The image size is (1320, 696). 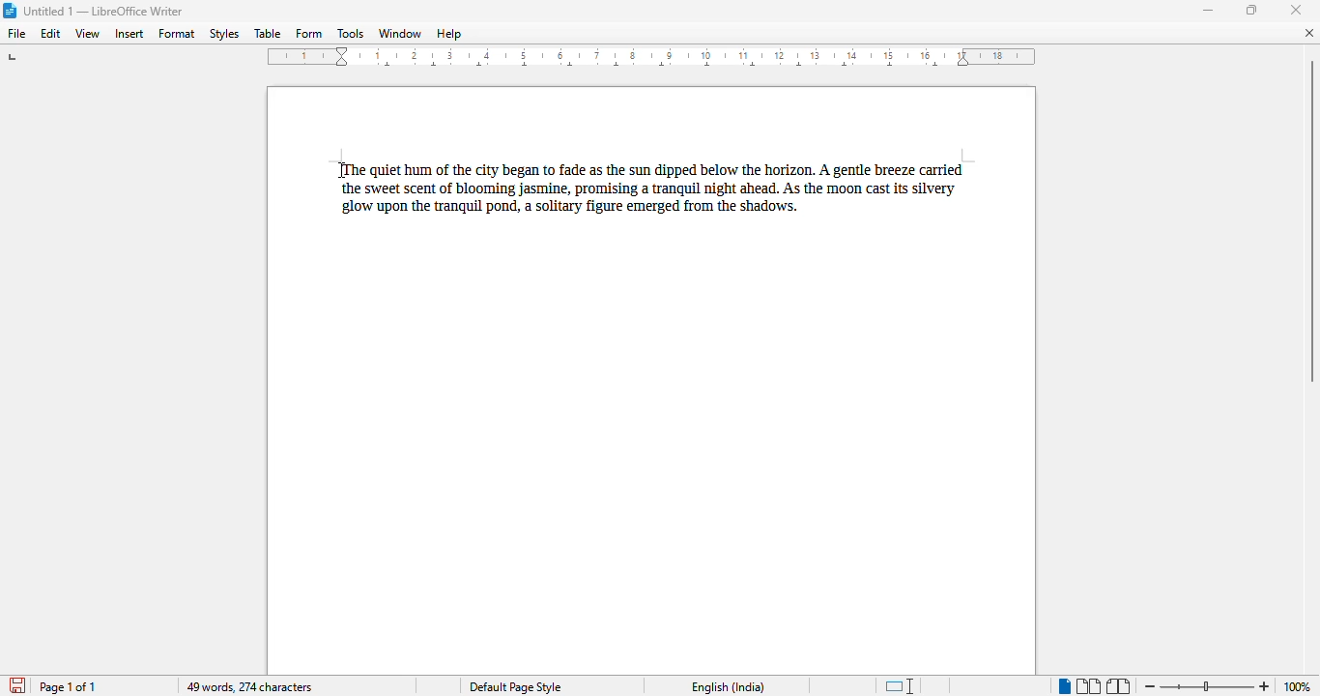 I want to click on cursor, so click(x=341, y=170).